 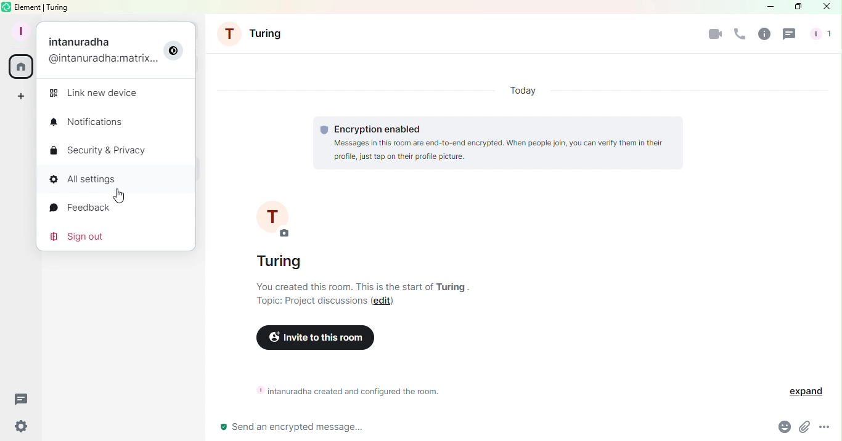 I want to click on Room information, so click(x=356, y=390).